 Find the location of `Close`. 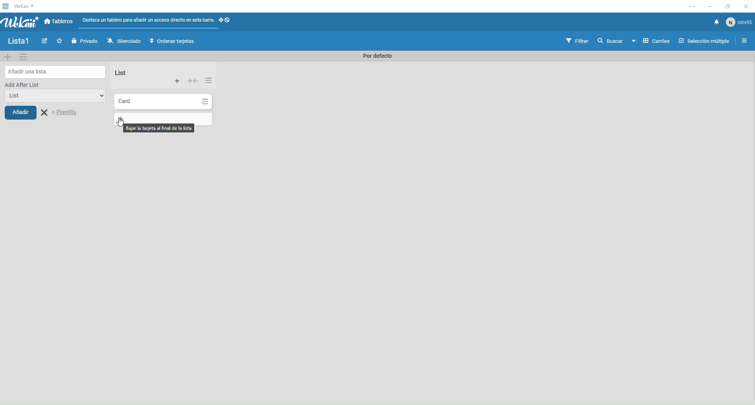

Close is located at coordinates (61, 113).